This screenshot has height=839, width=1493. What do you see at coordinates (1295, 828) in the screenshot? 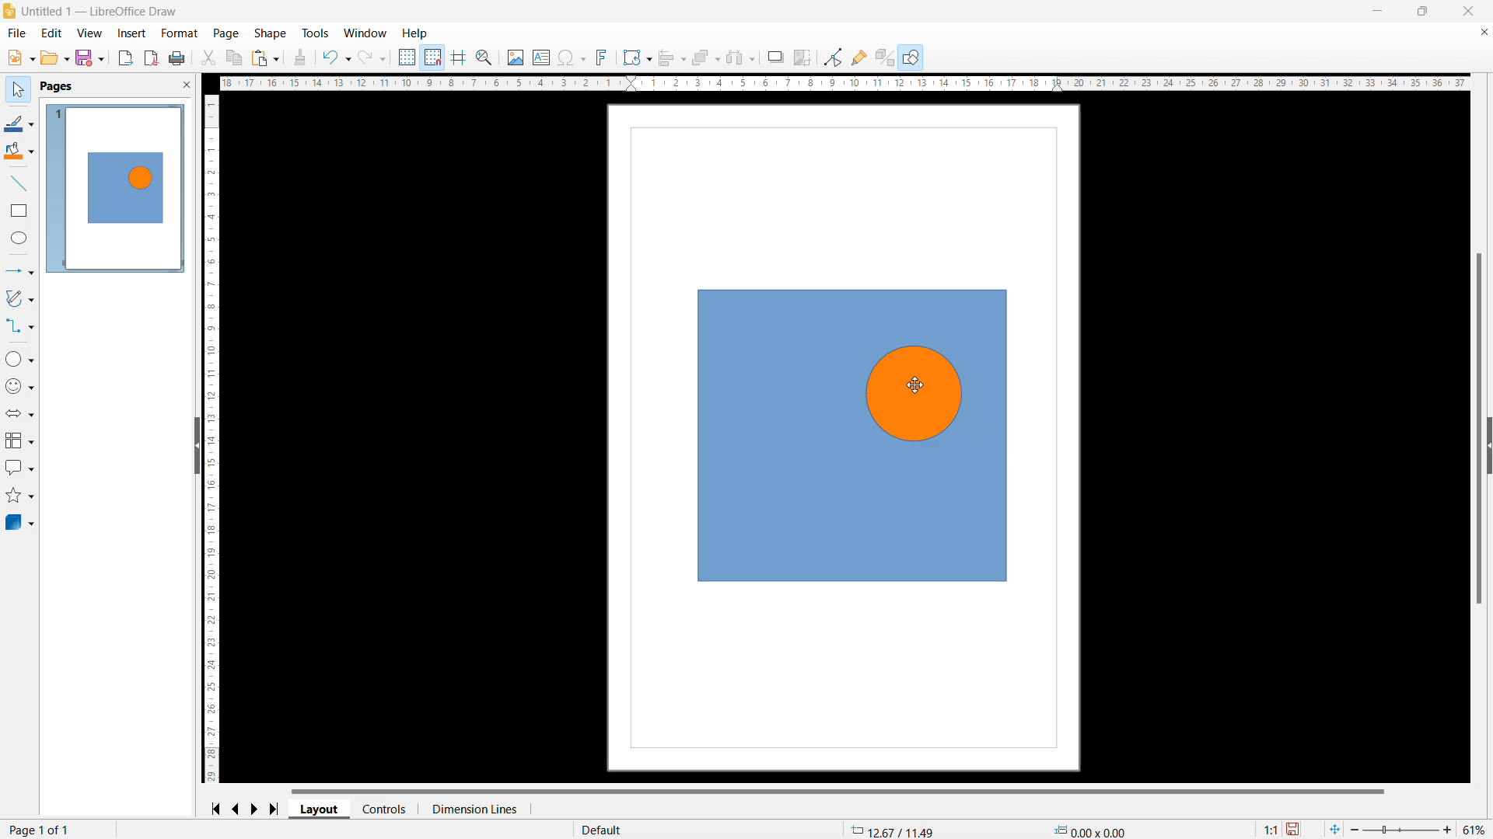
I see `save` at bounding box center [1295, 828].